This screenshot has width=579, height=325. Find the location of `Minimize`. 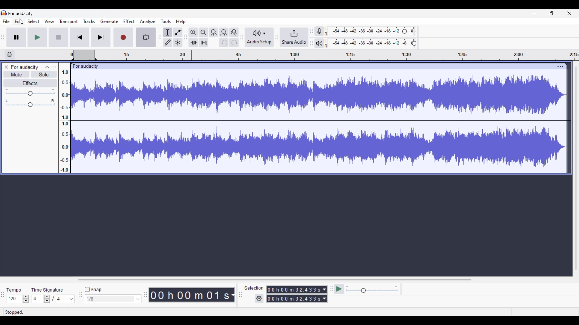

Minimize is located at coordinates (534, 13).